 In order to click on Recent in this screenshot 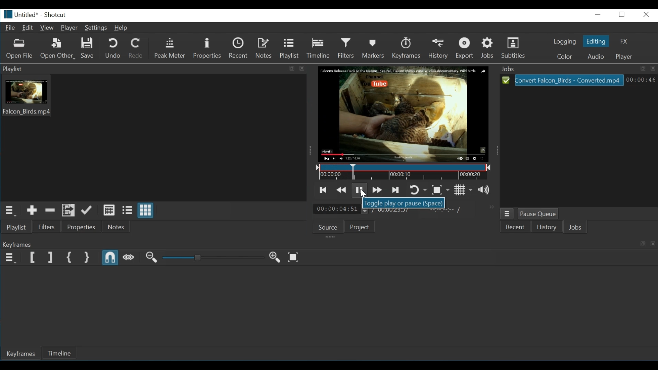, I will do `click(516, 227)`.